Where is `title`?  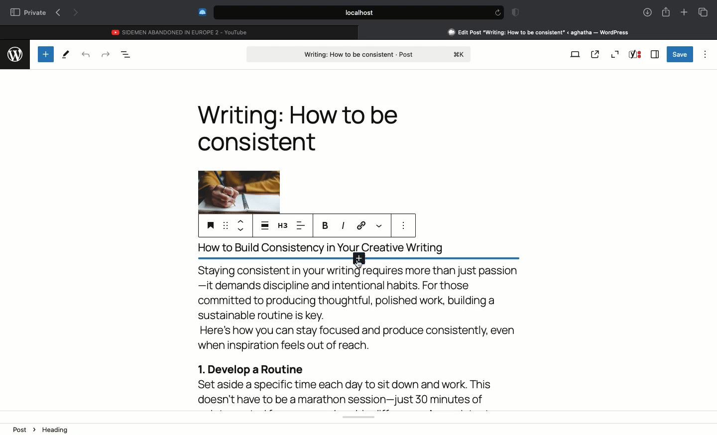
title is located at coordinates (356, 247).